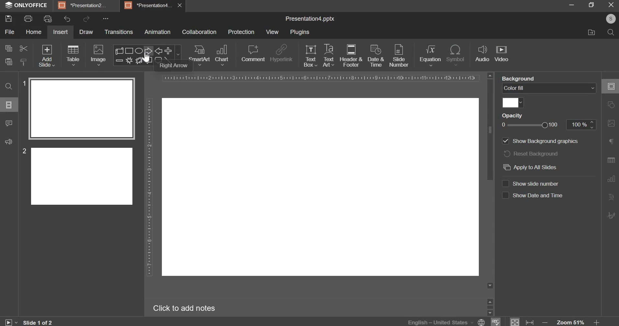 This screenshot has height=326, width=619. What do you see at coordinates (546, 141) in the screenshot?
I see `` at bounding box center [546, 141].